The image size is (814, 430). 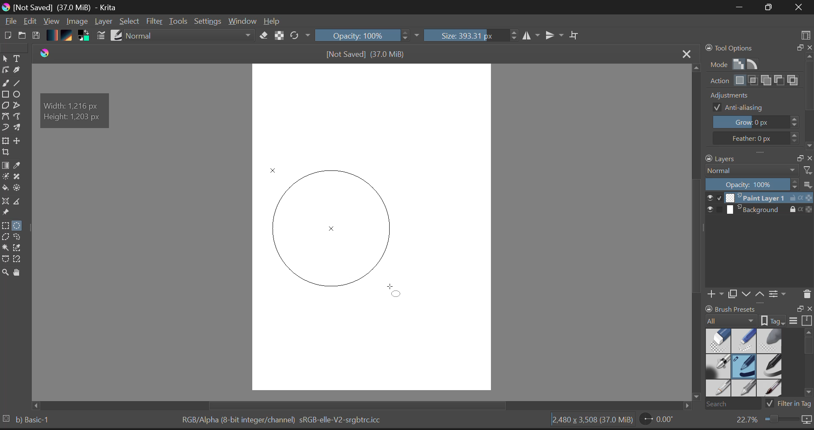 What do you see at coordinates (10, 22) in the screenshot?
I see `File` at bounding box center [10, 22].